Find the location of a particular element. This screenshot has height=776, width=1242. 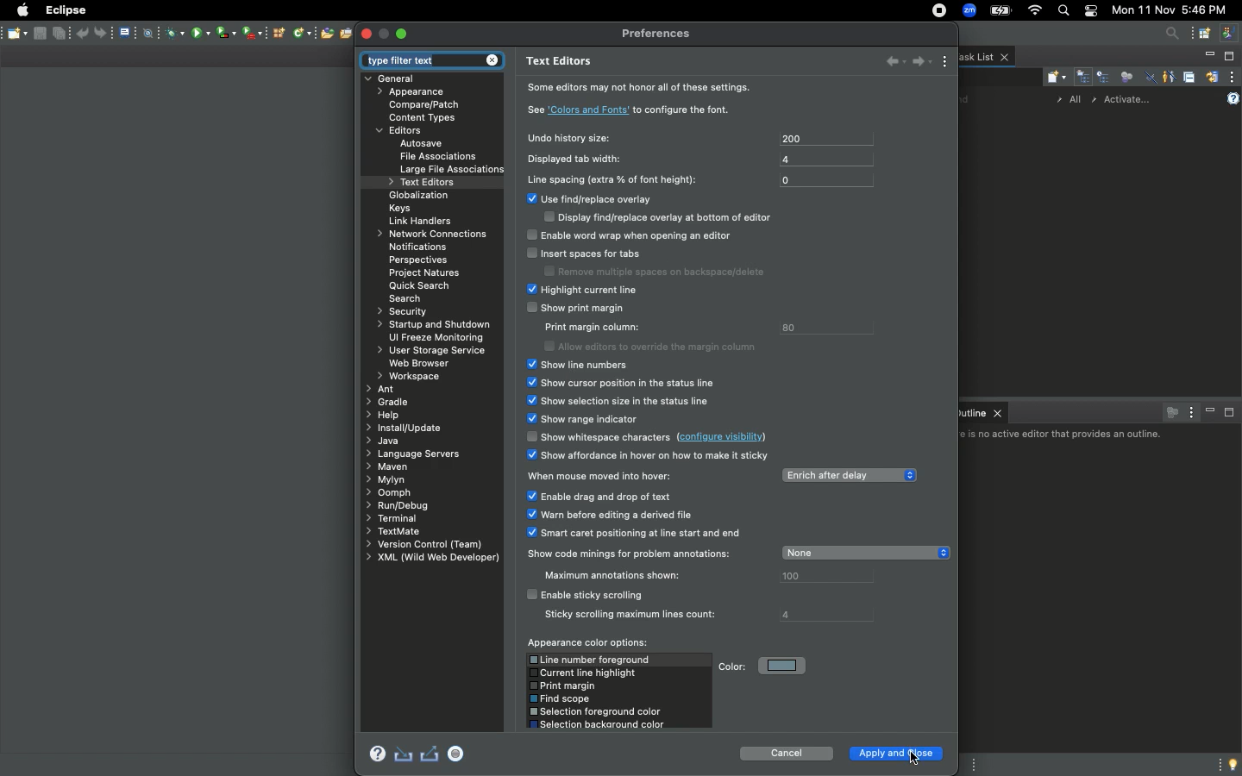

When mouse moved into hover options: is located at coordinates (636, 507).